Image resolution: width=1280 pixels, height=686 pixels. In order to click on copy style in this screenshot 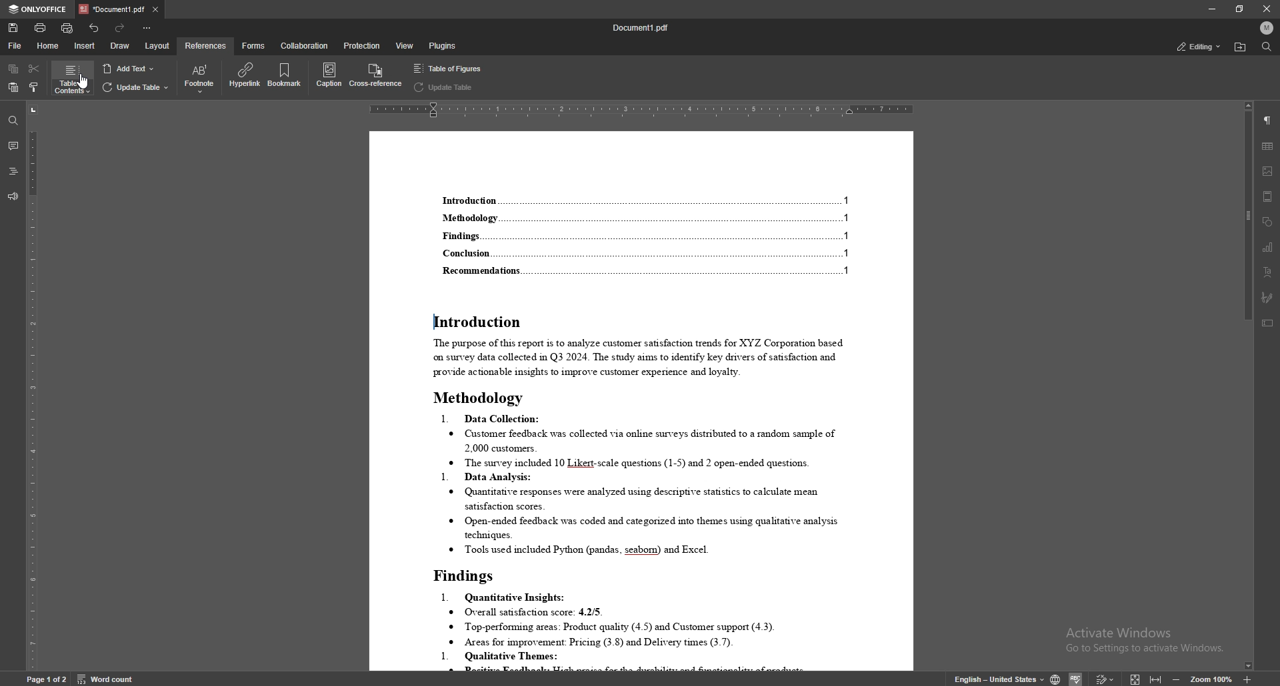, I will do `click(35, 89)`.